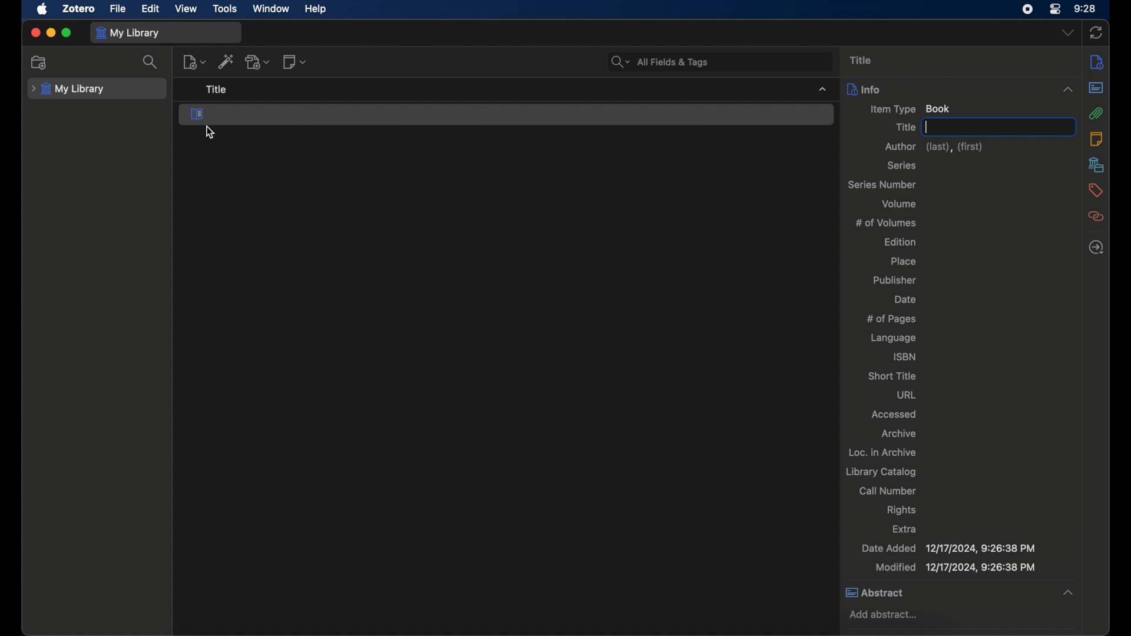 Image resolution: width=1131 pixels, height=636 pixels. I want to click on my library, so click(70, 89).